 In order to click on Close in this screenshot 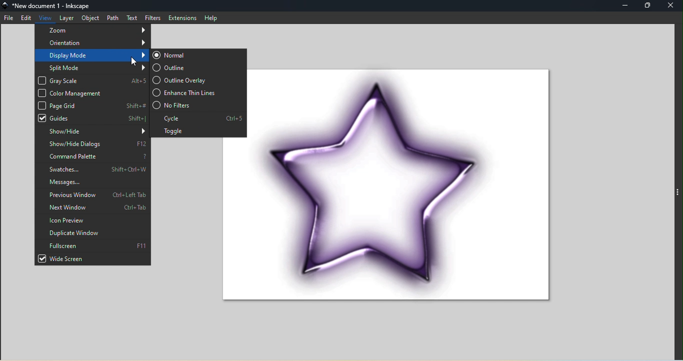, I will do `click(672, 5)`.